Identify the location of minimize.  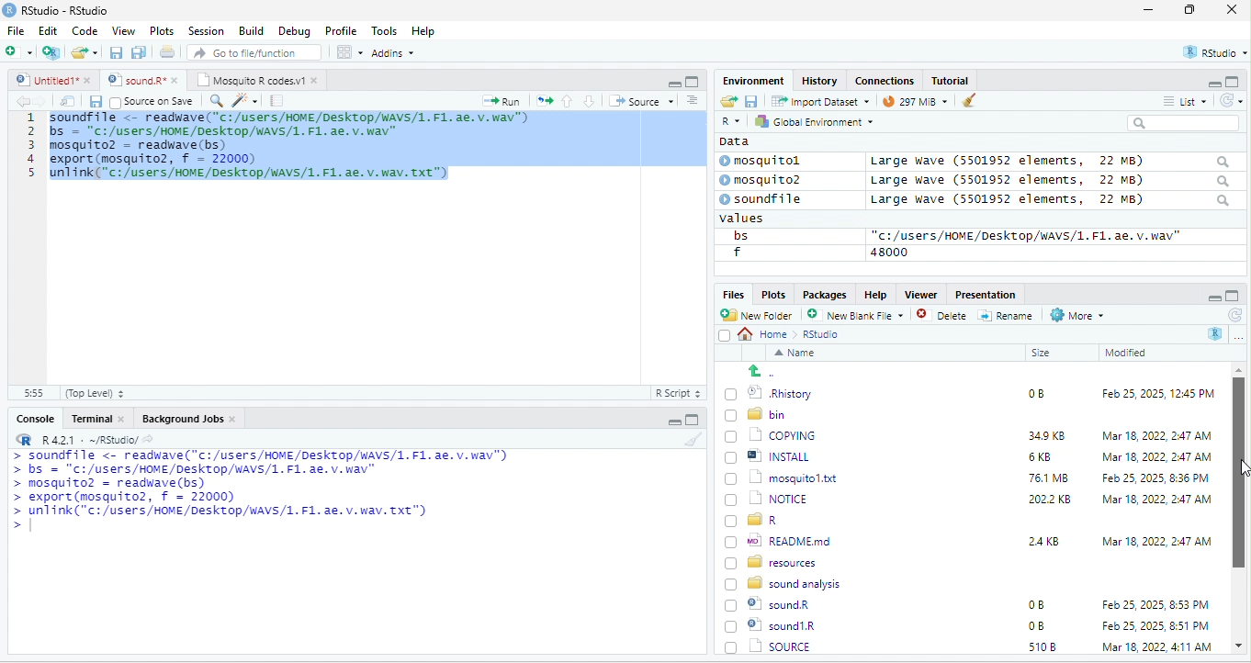
(1148, 11).